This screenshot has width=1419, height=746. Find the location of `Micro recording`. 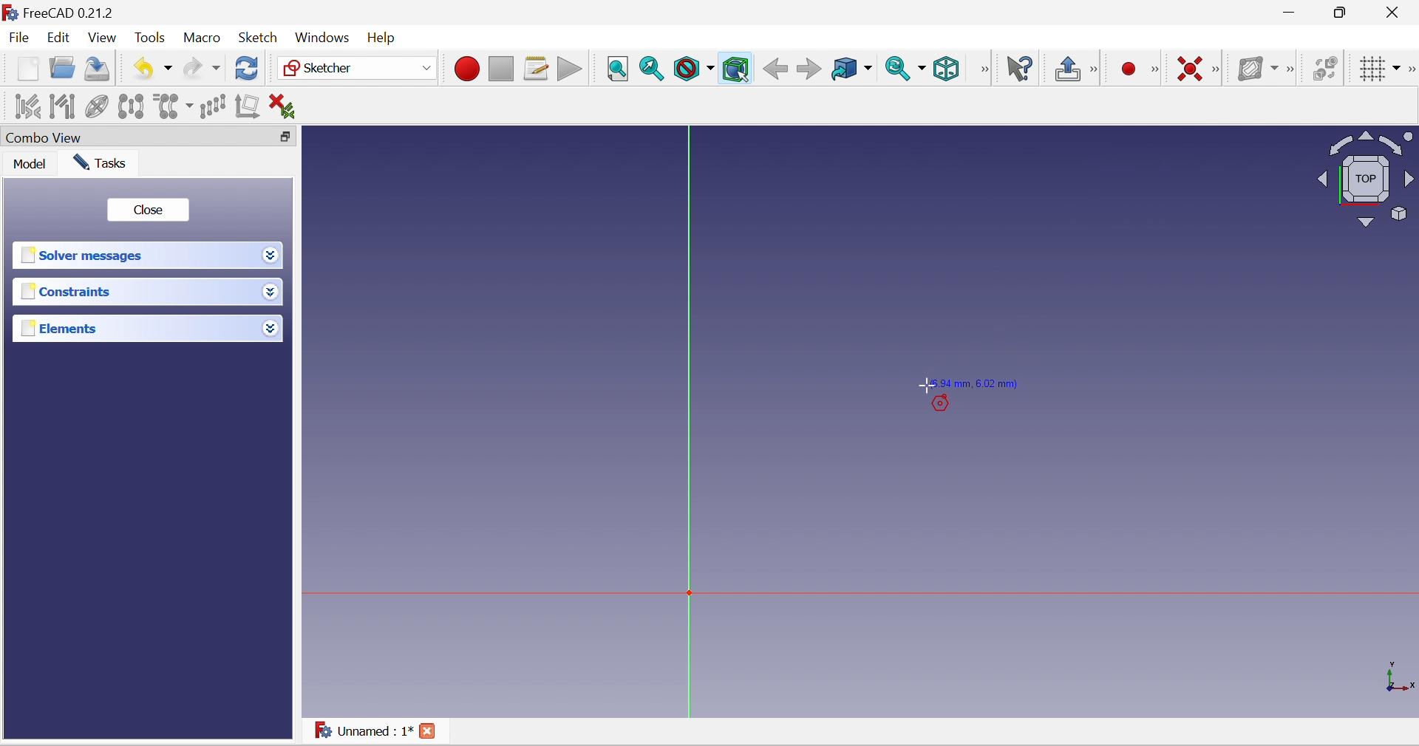

Micro recording is located at coordinates (1129, 70).